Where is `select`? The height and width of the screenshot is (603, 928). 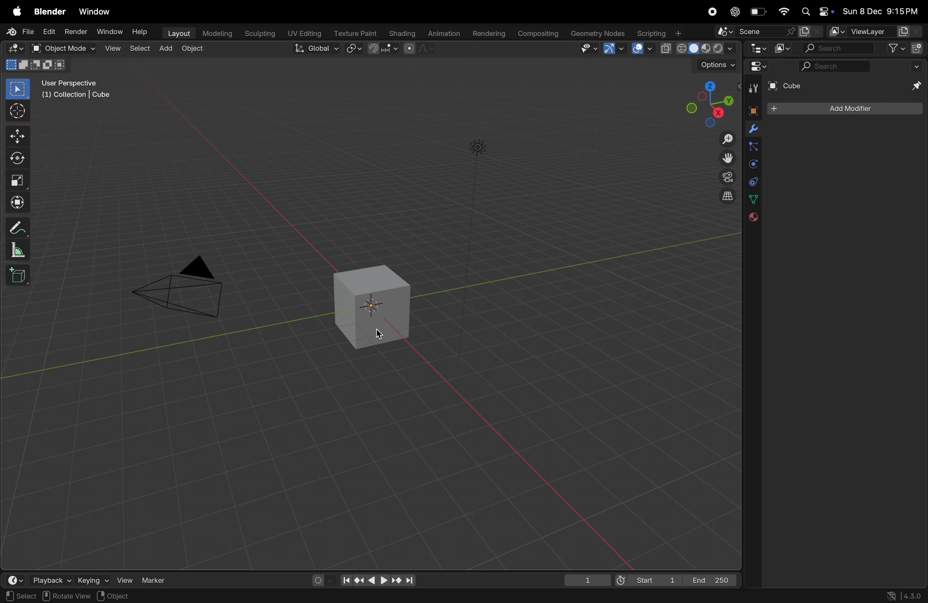 select is located at coordinates (21, 596).